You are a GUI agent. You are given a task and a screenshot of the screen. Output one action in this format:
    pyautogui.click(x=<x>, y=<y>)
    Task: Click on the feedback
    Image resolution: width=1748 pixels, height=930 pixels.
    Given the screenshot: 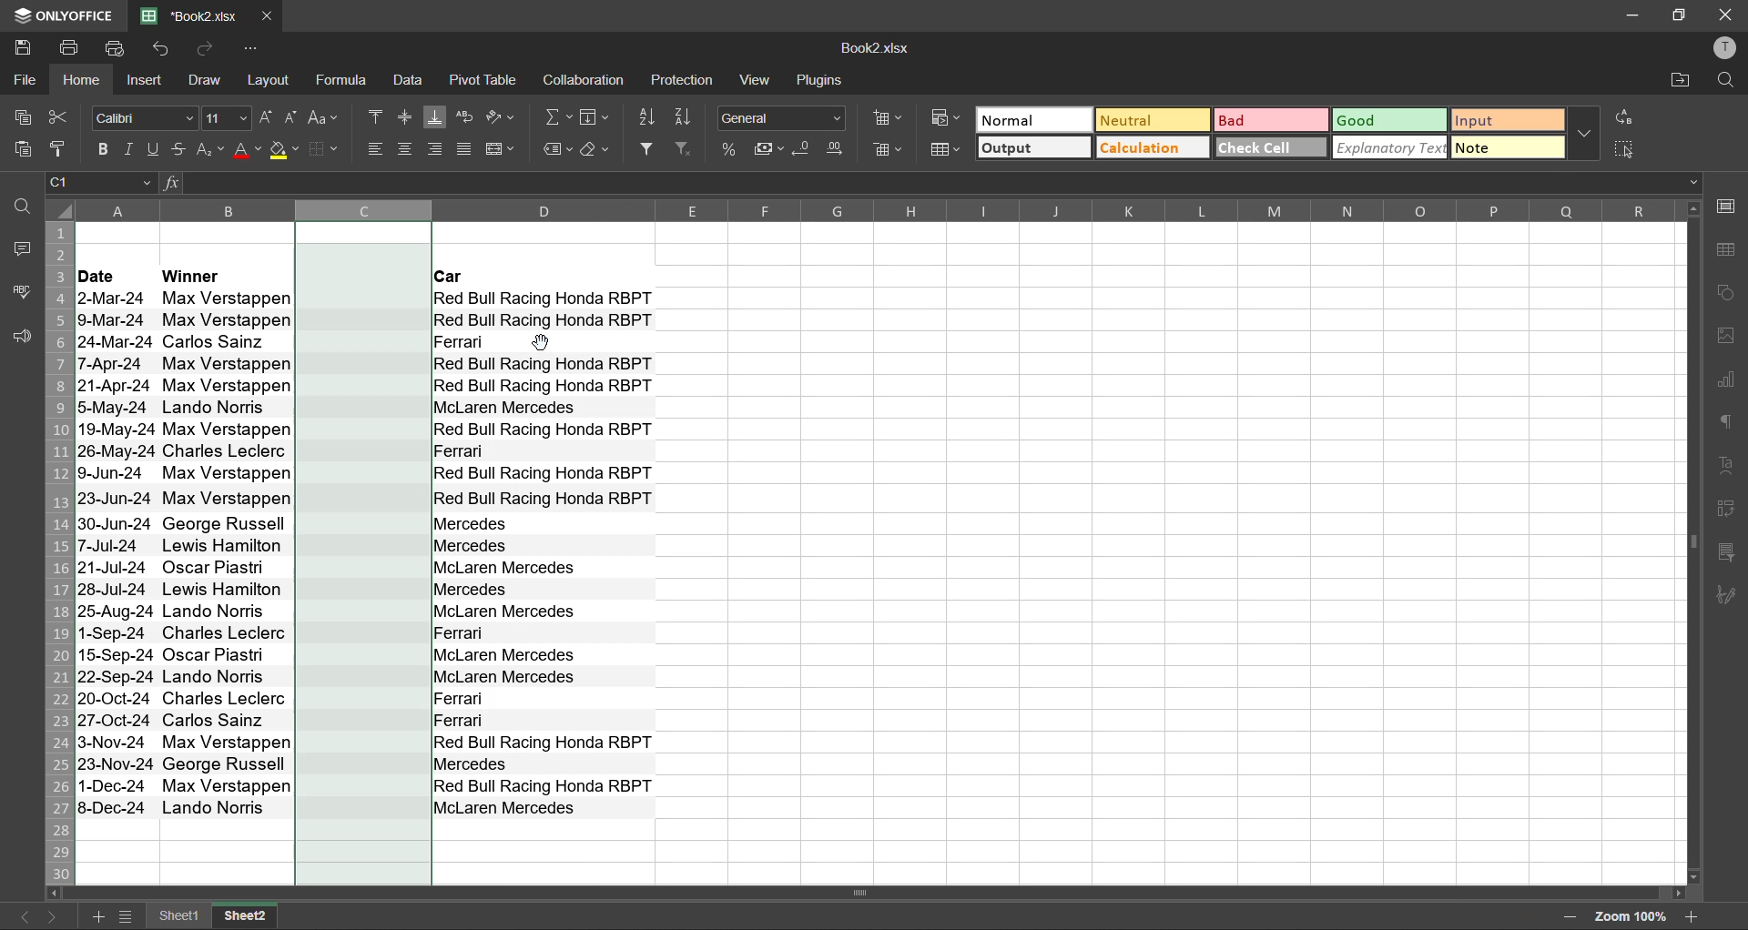 What is the action you would take?
    pyautogui.click(x=20, y=338)
    